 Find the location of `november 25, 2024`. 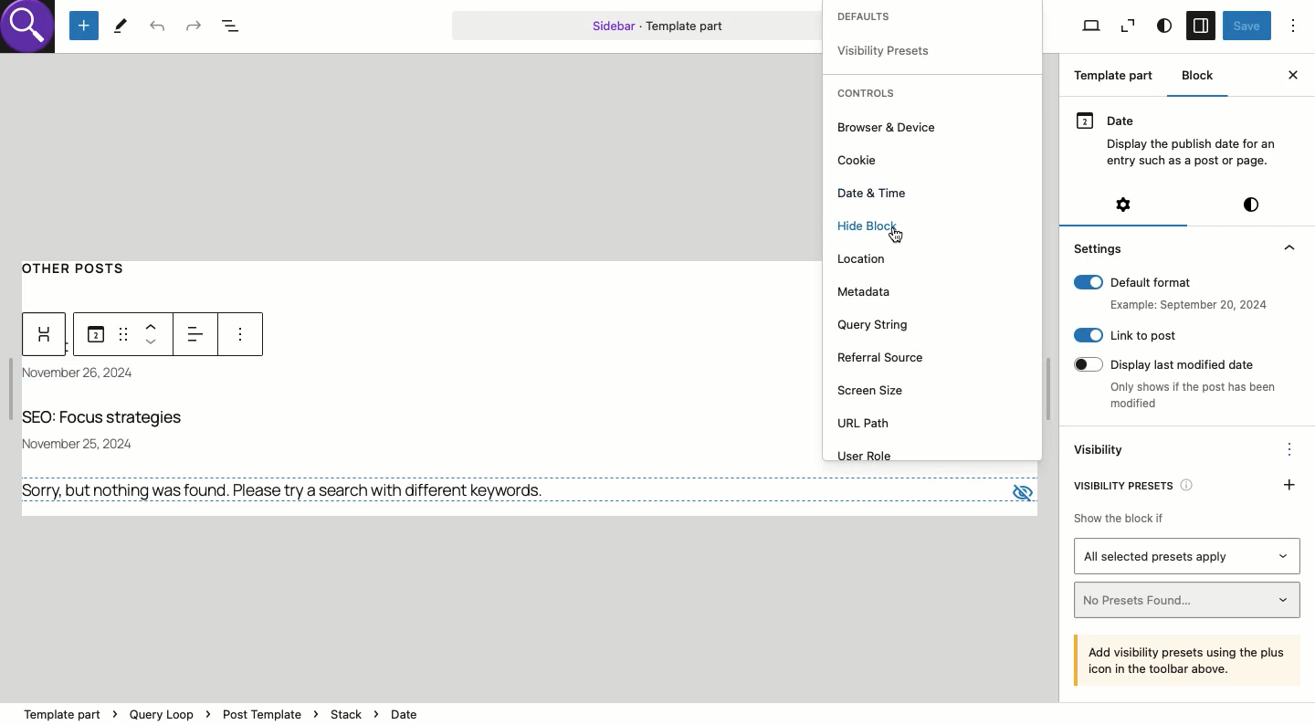

november 25, 2024 is located at coordinates (87, 441).